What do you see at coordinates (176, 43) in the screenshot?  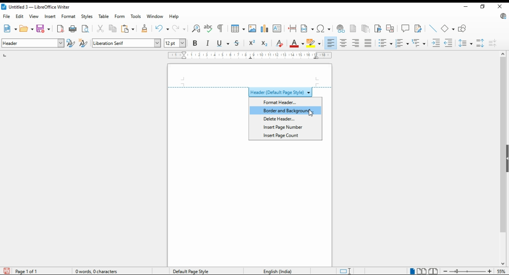 I see `font size` at bounding box center [176, 43].